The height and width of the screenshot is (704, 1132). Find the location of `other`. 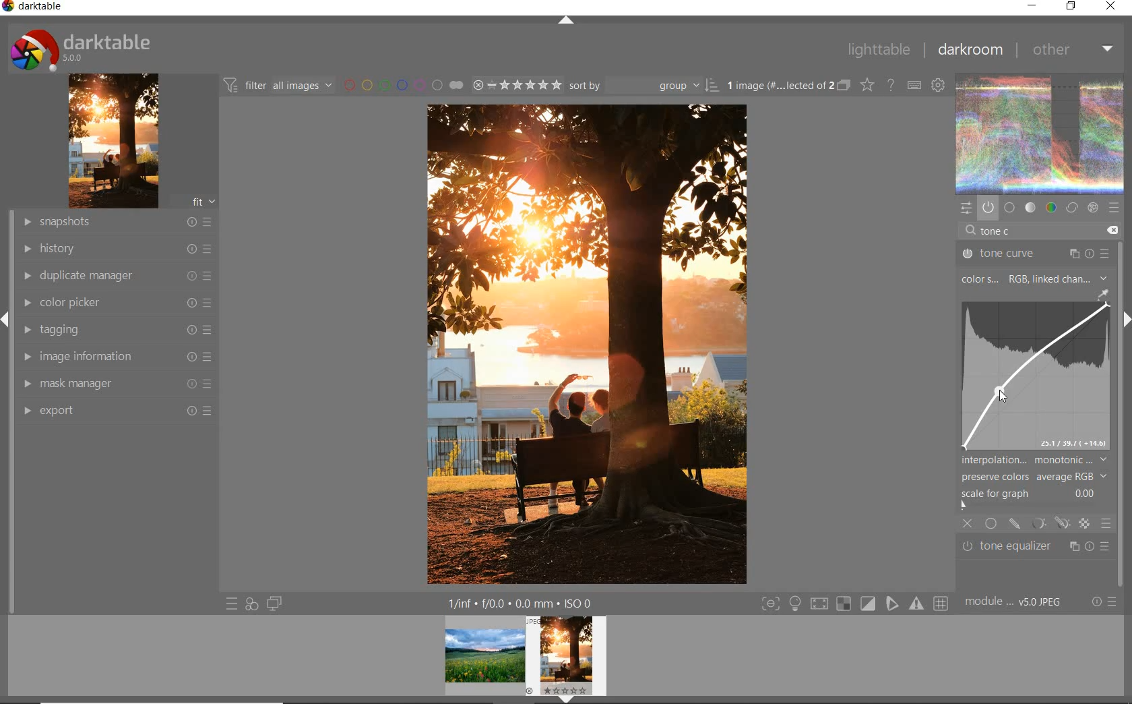

other is located at coordinates (1070, 49).